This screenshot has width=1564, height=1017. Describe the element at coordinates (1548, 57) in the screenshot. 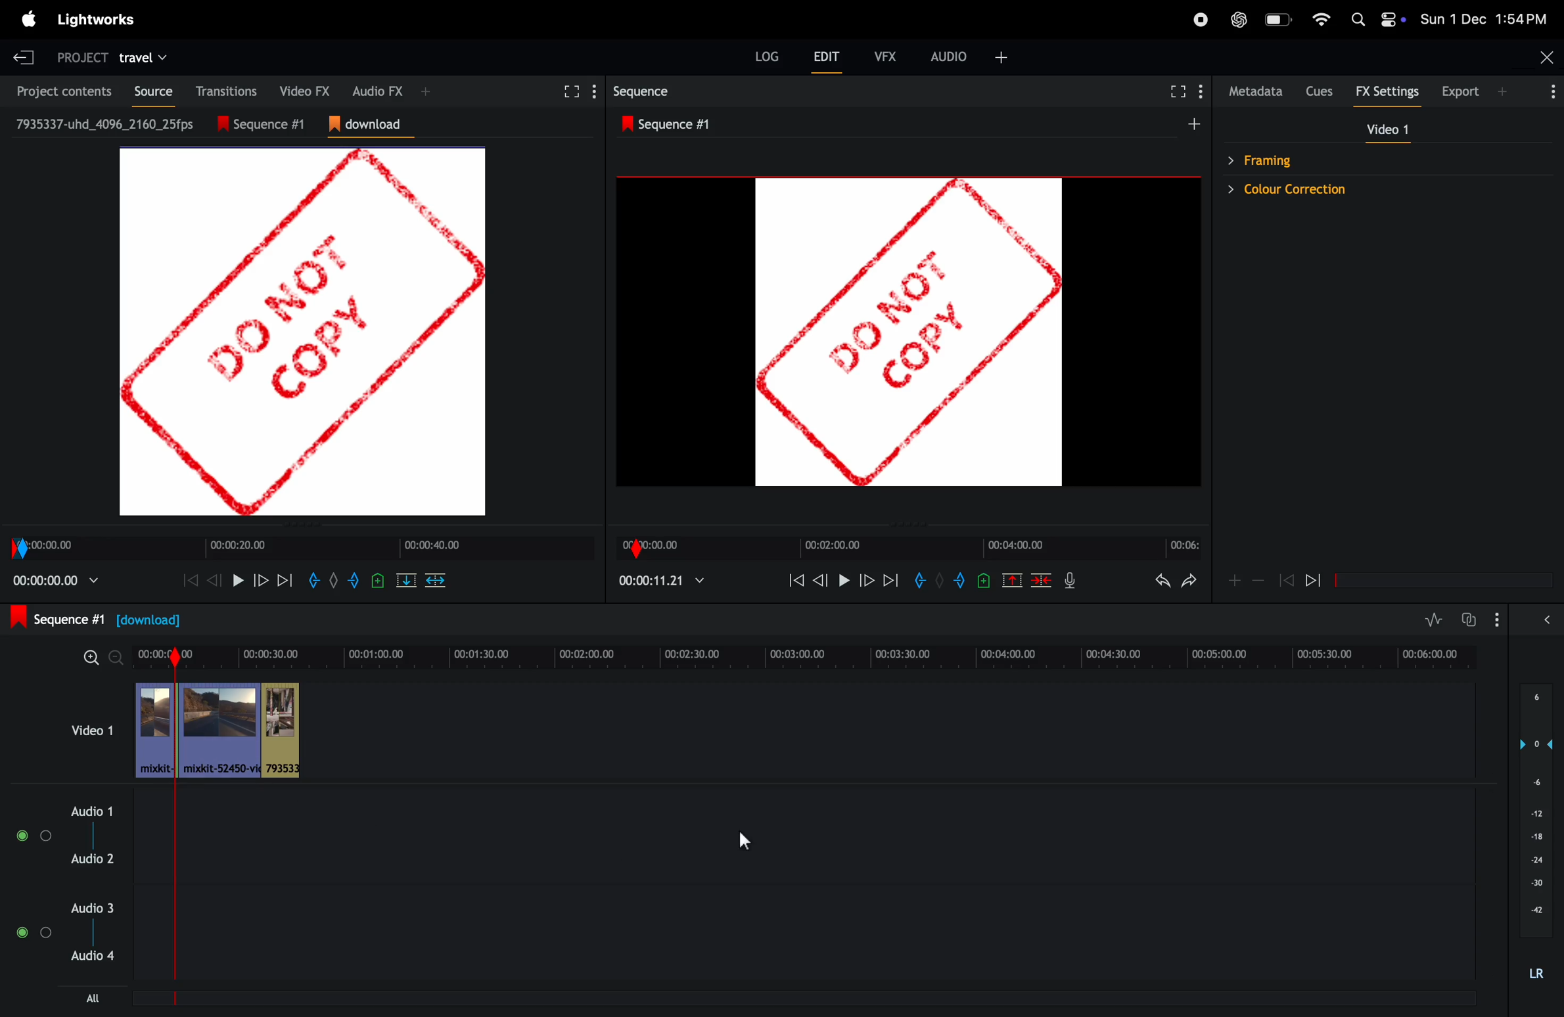

I see `close` at that location.